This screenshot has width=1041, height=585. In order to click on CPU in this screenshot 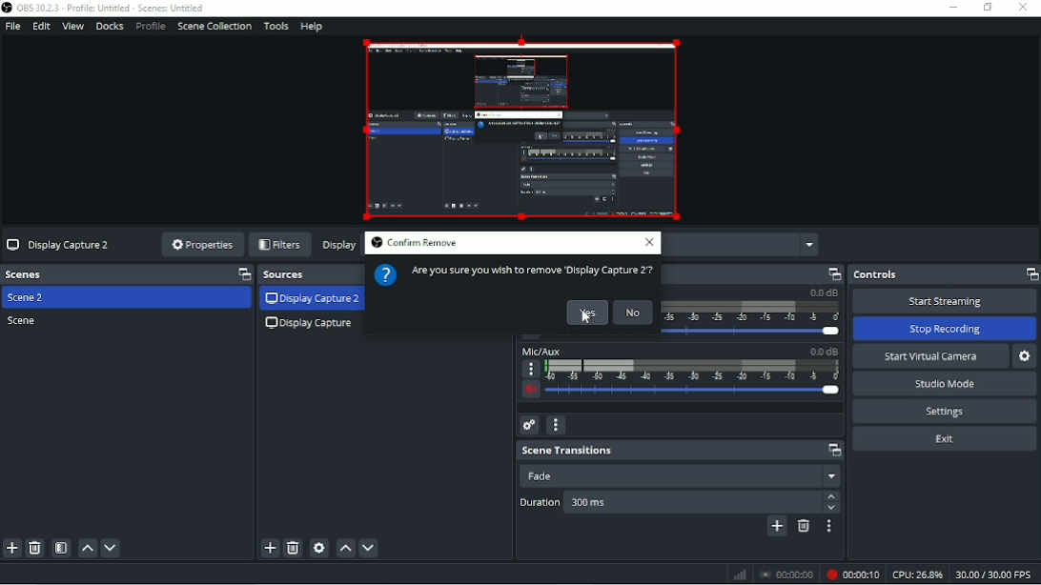, I will do `click(917, 574)`.